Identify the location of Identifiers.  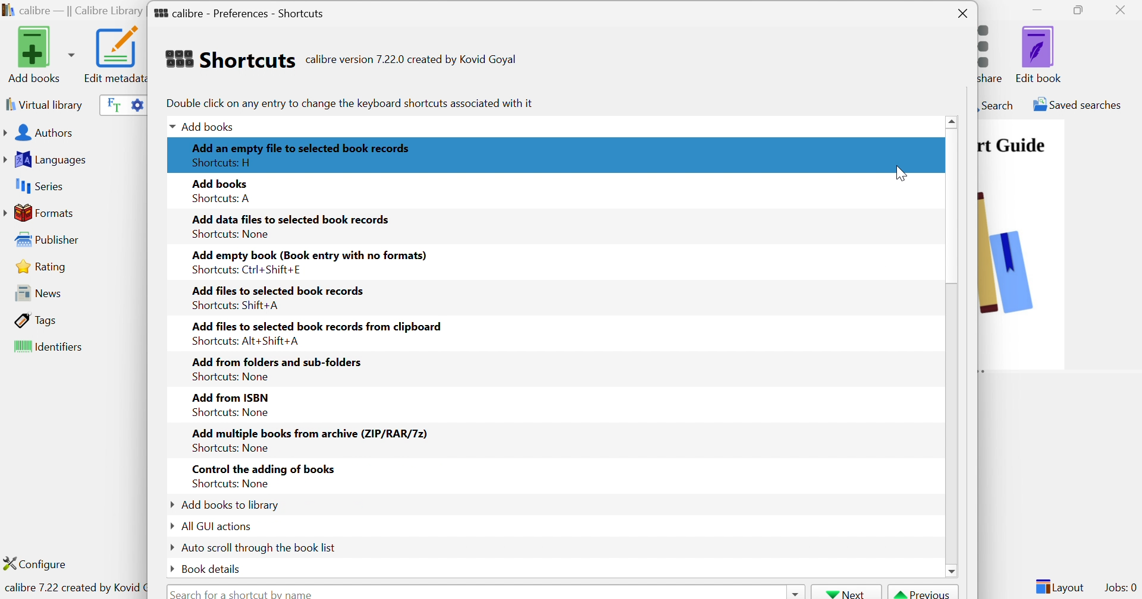
(51, 348).